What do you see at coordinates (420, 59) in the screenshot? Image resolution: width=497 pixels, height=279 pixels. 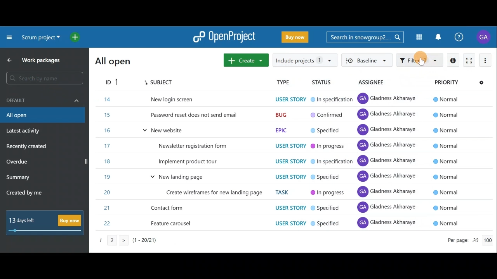 I see `Filter` at bounding box center [420, 59].